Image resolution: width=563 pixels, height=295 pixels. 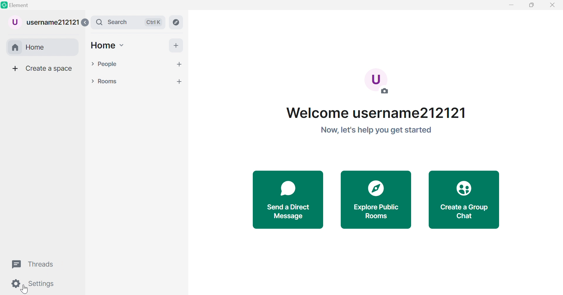 I want to click on Icon, so click(x=464, y=189).